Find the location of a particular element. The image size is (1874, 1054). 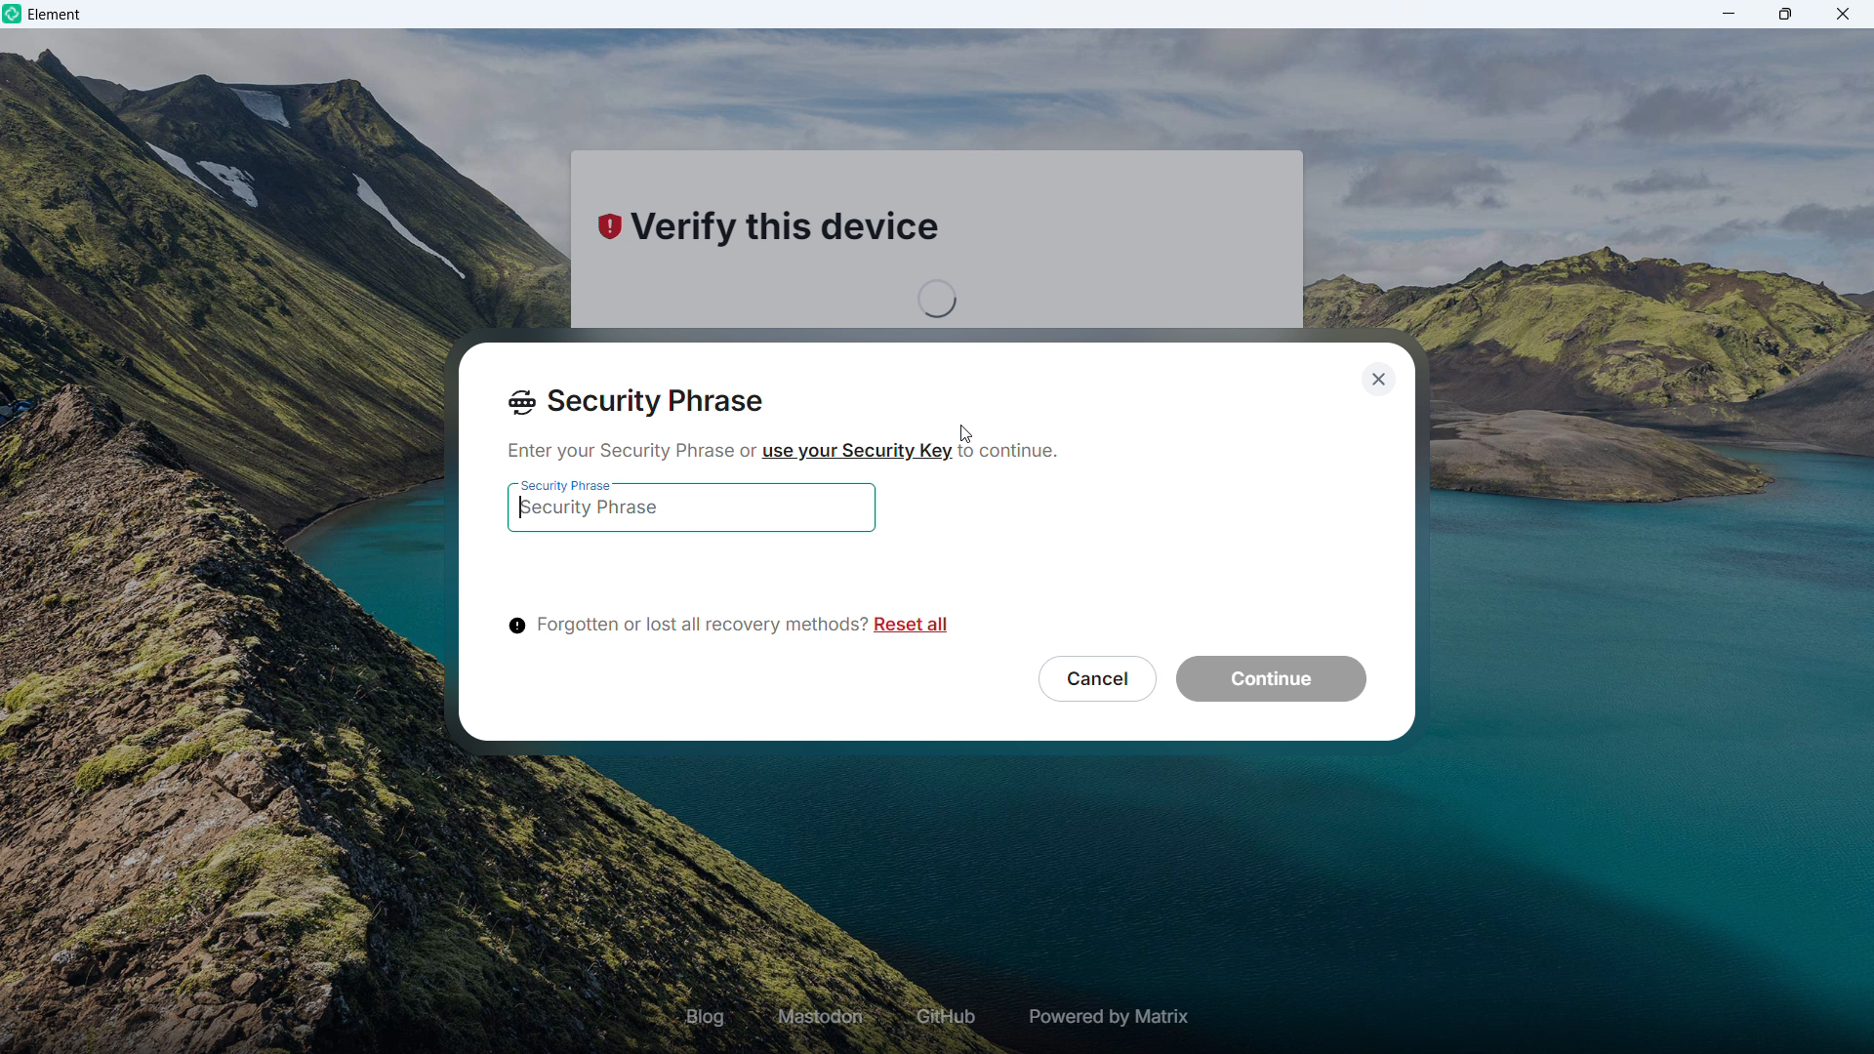

minimize is located at coordinates (1730, 14).